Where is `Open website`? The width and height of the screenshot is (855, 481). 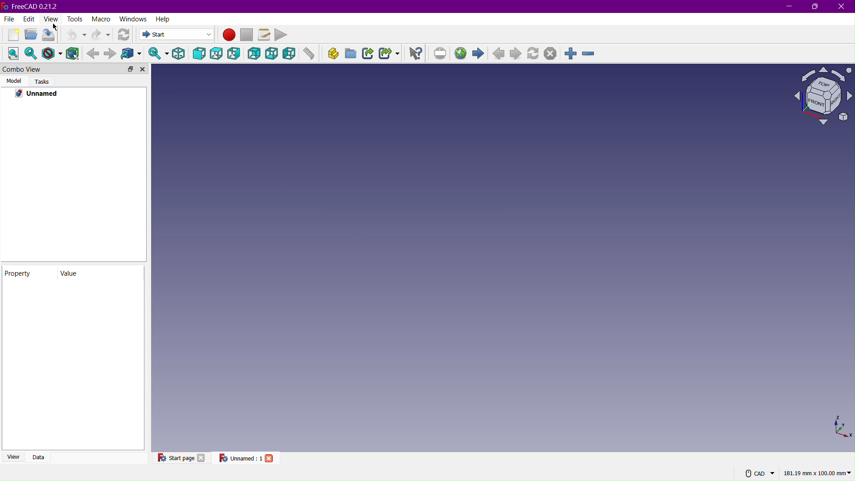
Open website is located at coordinates (460, 54).